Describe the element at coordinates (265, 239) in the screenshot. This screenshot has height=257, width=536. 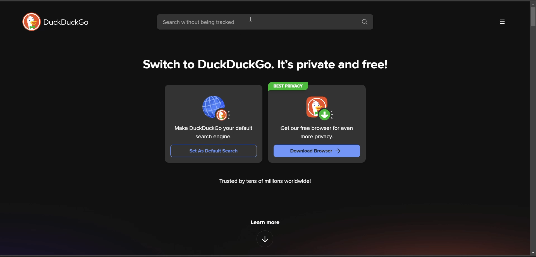
I see `features` at that location.